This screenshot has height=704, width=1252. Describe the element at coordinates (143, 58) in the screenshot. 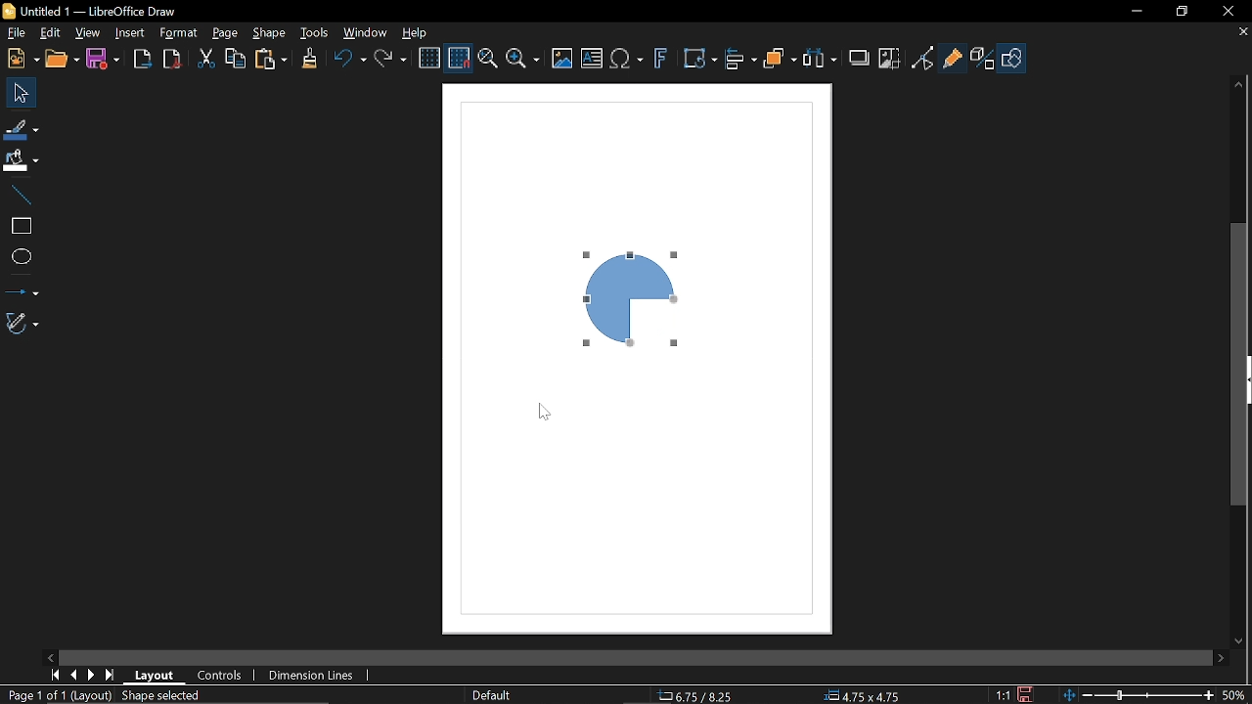

I see `Export` at that location.